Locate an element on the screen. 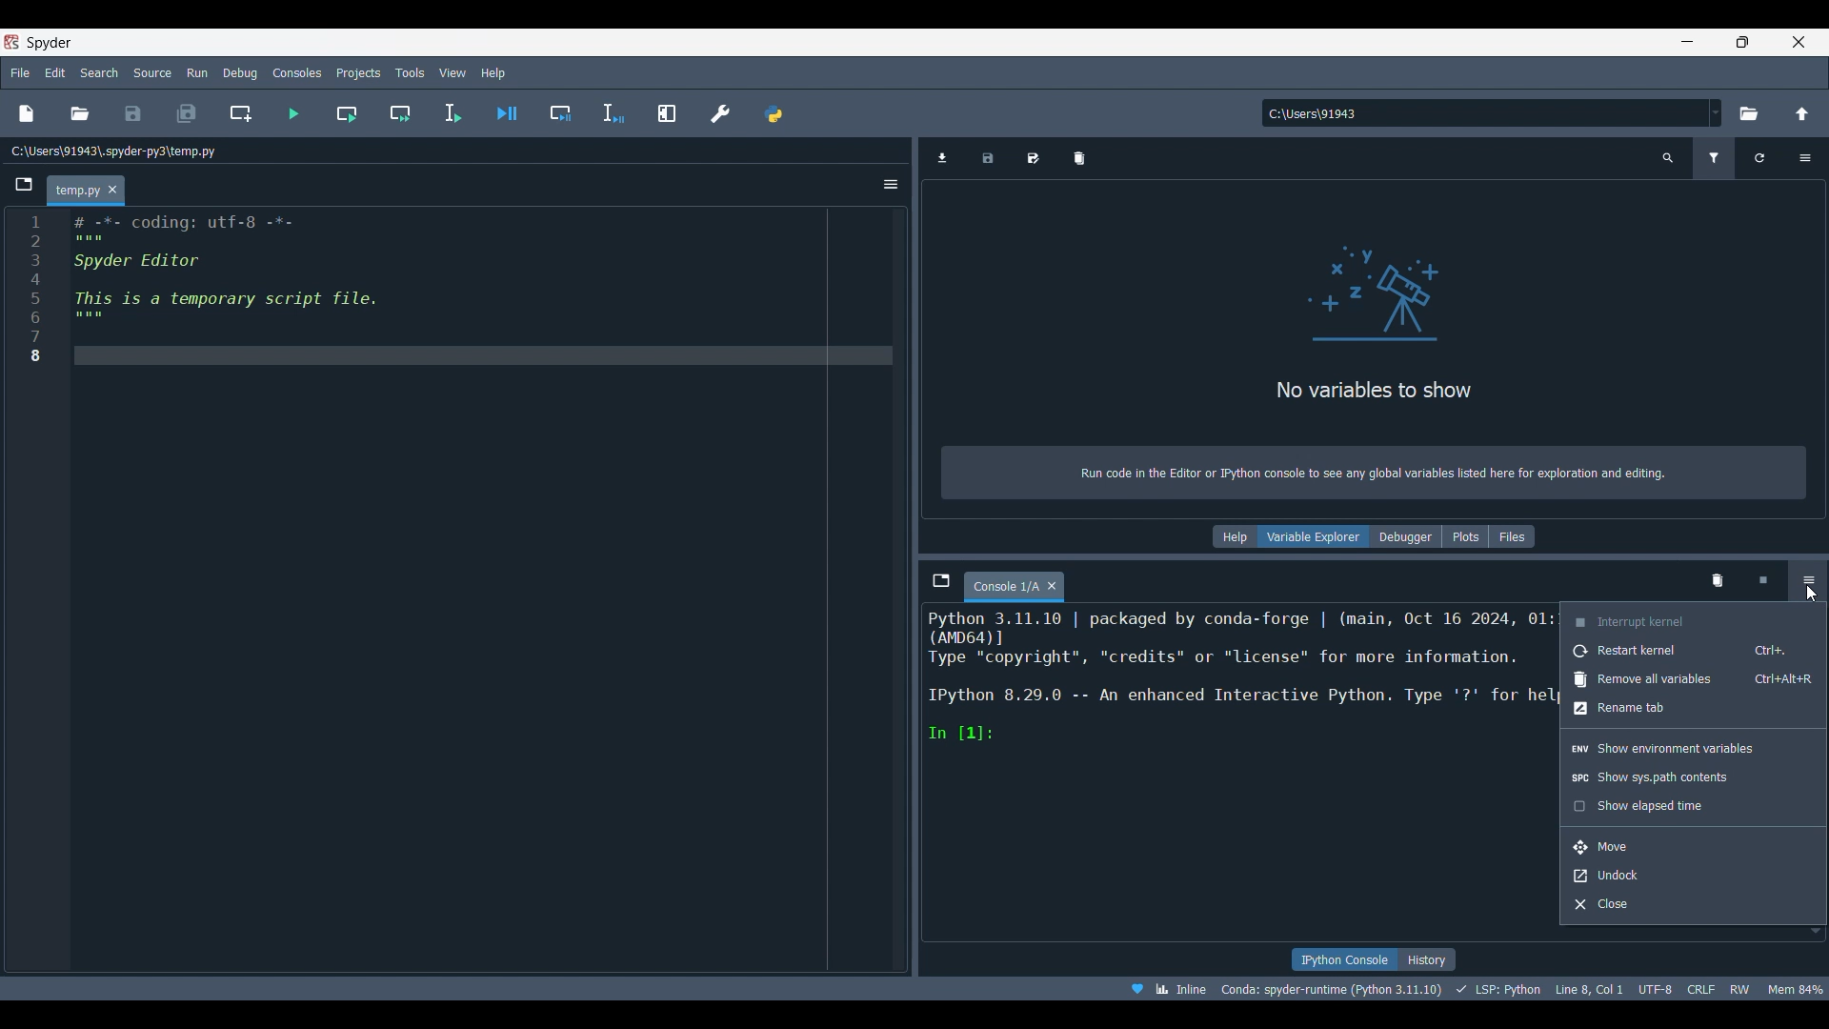 The image size is (1829, 1029). Browse working directory is located at coordinates (1749, 113).